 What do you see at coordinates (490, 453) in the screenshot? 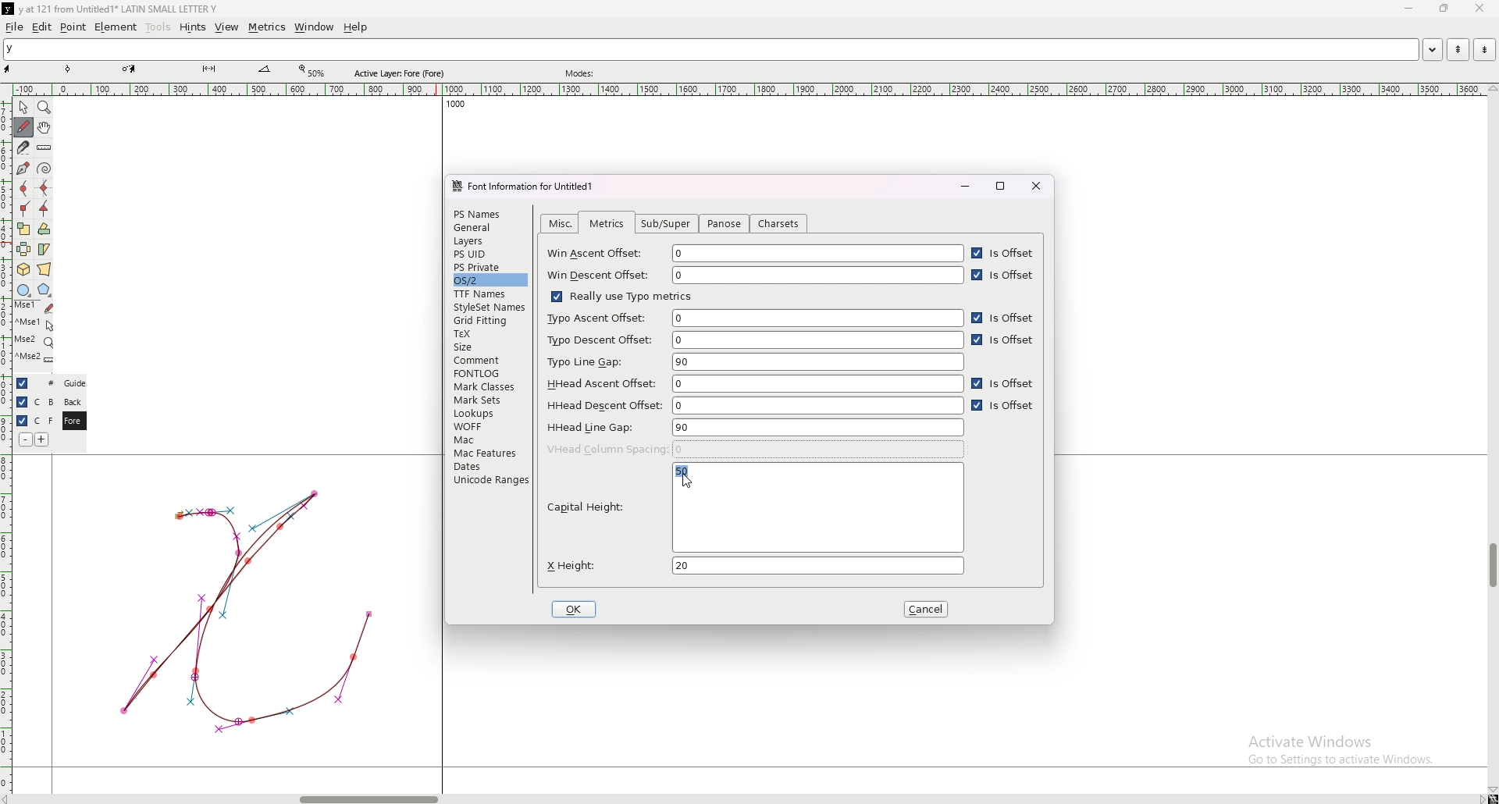
I see `mac features` at bounding box center [490, 453].